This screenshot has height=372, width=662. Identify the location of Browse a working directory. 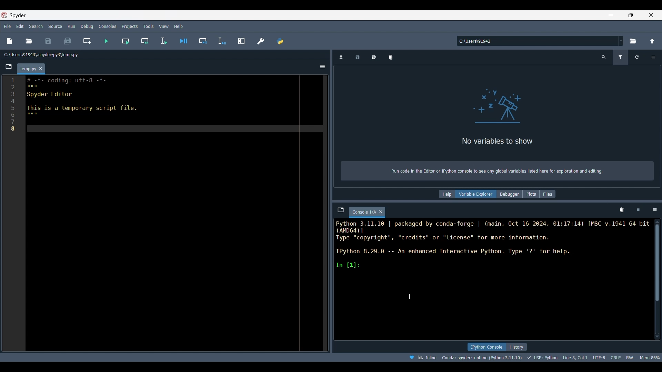
(632, 41).